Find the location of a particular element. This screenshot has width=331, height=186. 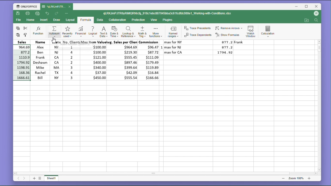

maximize is located at coordinates (307, 6).